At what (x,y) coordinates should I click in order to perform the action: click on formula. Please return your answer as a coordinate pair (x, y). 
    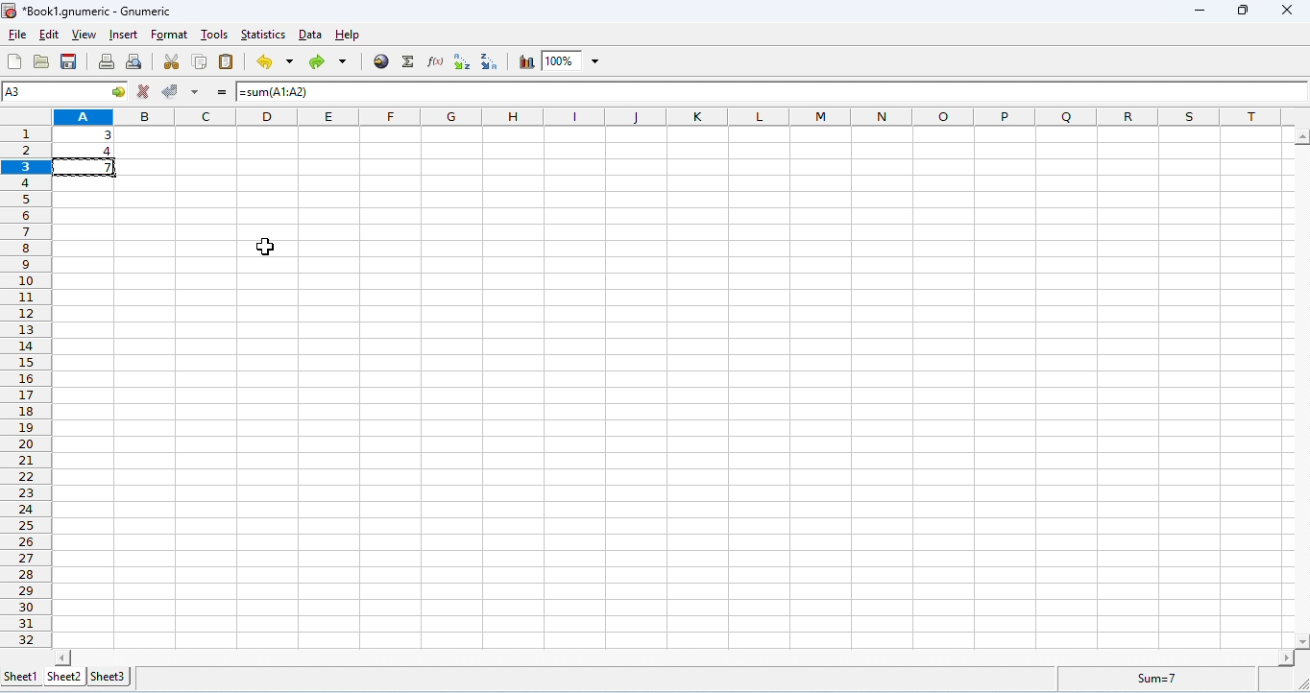
    Looking at the image, I should click on (1149, 679).